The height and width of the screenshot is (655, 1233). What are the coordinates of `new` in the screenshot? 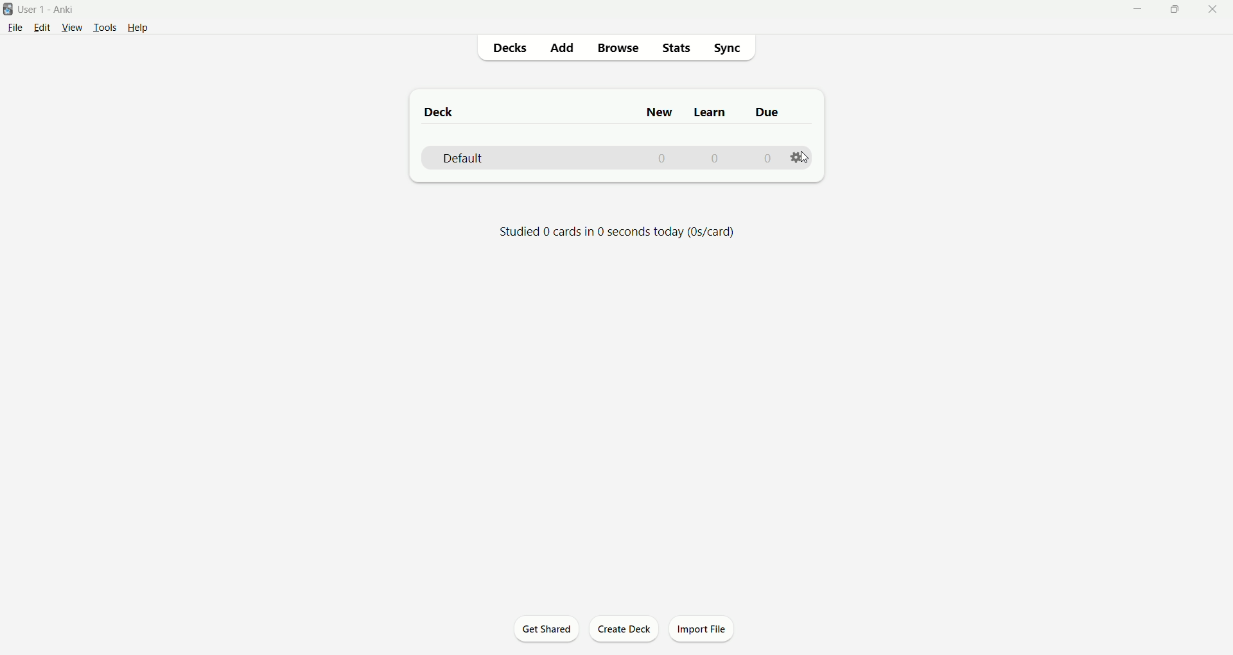 It's located at (661, 112).